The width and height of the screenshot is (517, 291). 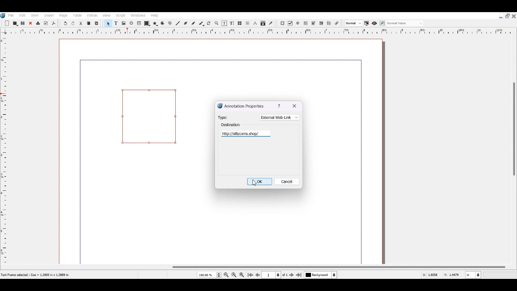 What do you see at coordinates (3, 15) in the screenshot?
I see `Logo` at bounding box center [3, 15].